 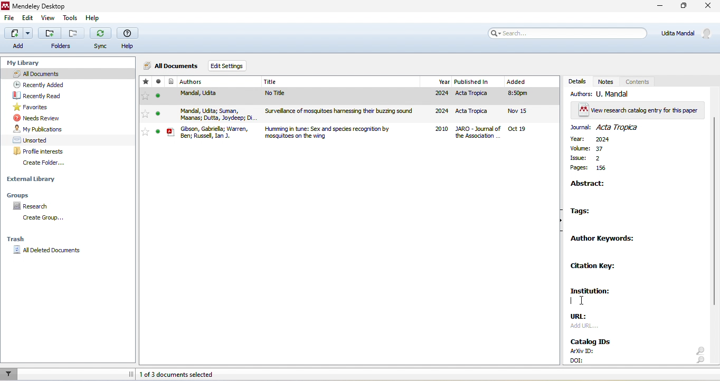 What do you see at coordinates (661, 7) in the screenshot?
I see `minimize` at bounding box center [661, 7].